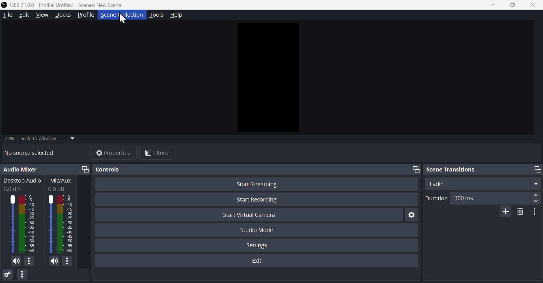  Describe the element at coordinates (63, 184) in the screenshot. I see `Mic/Aux` at that location.